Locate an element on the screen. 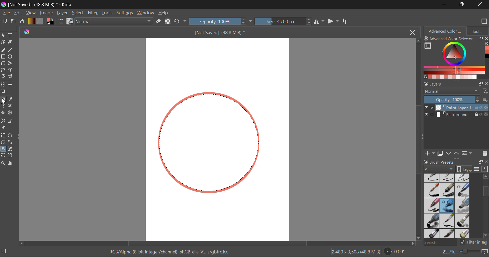 The height and width of the screenshot is (257, 489). Multibrush Tool is located at coordinates (12, 77).